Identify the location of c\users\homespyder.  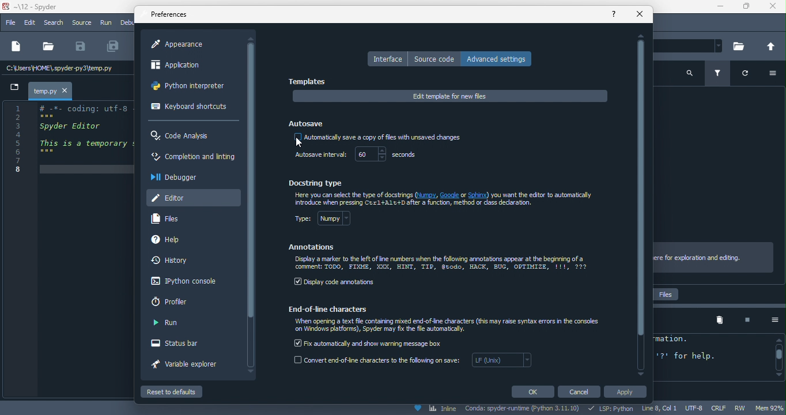
(60, 69).